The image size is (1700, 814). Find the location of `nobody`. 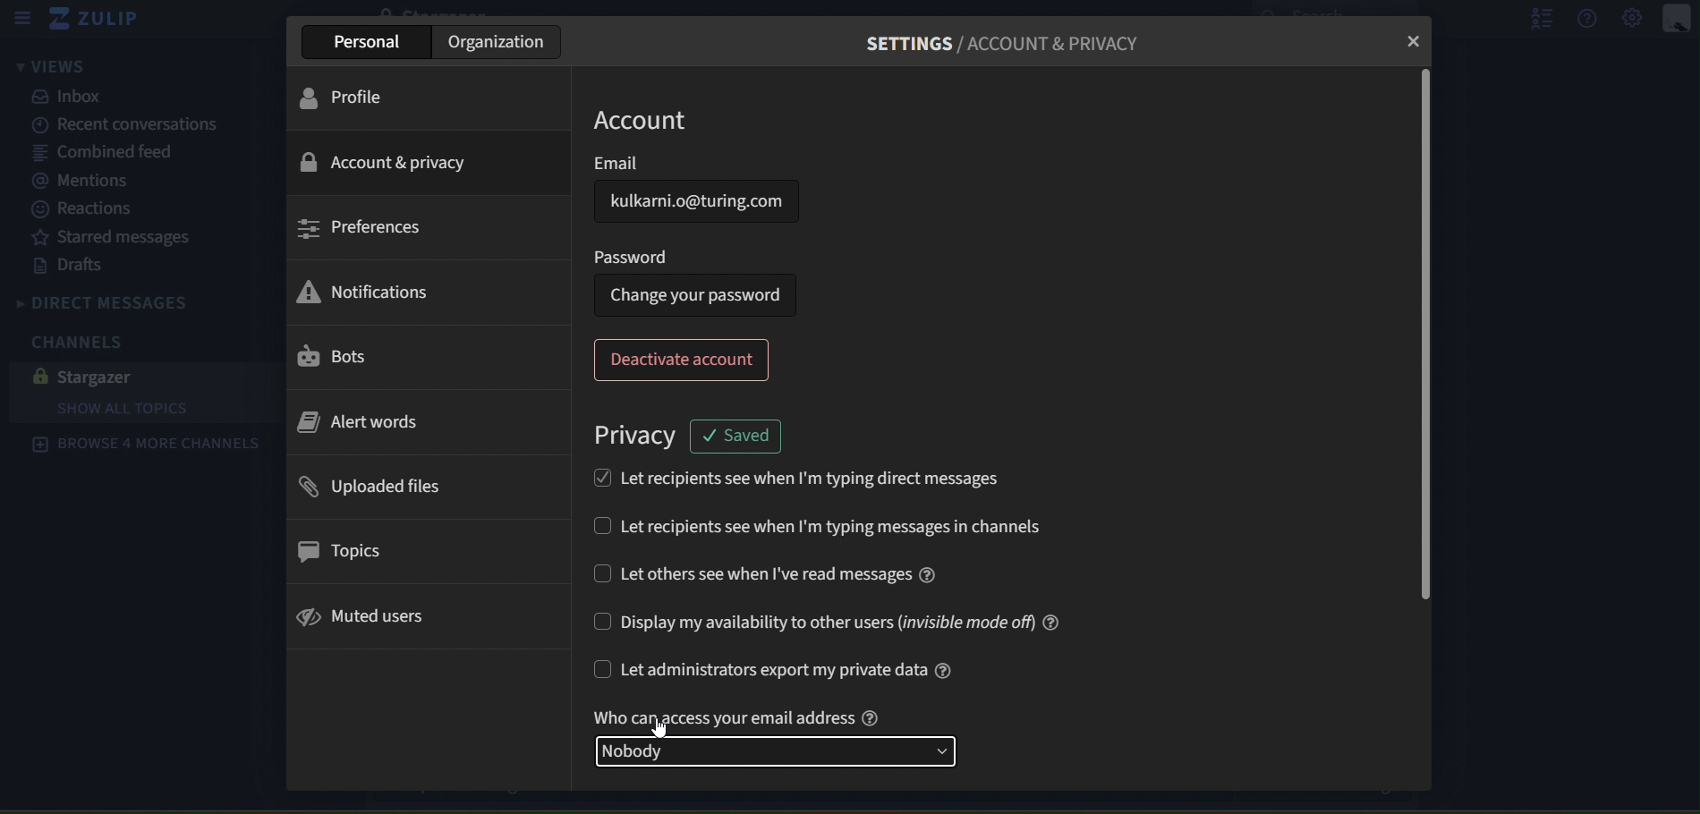

nobody is located at coordinates (783, 750).